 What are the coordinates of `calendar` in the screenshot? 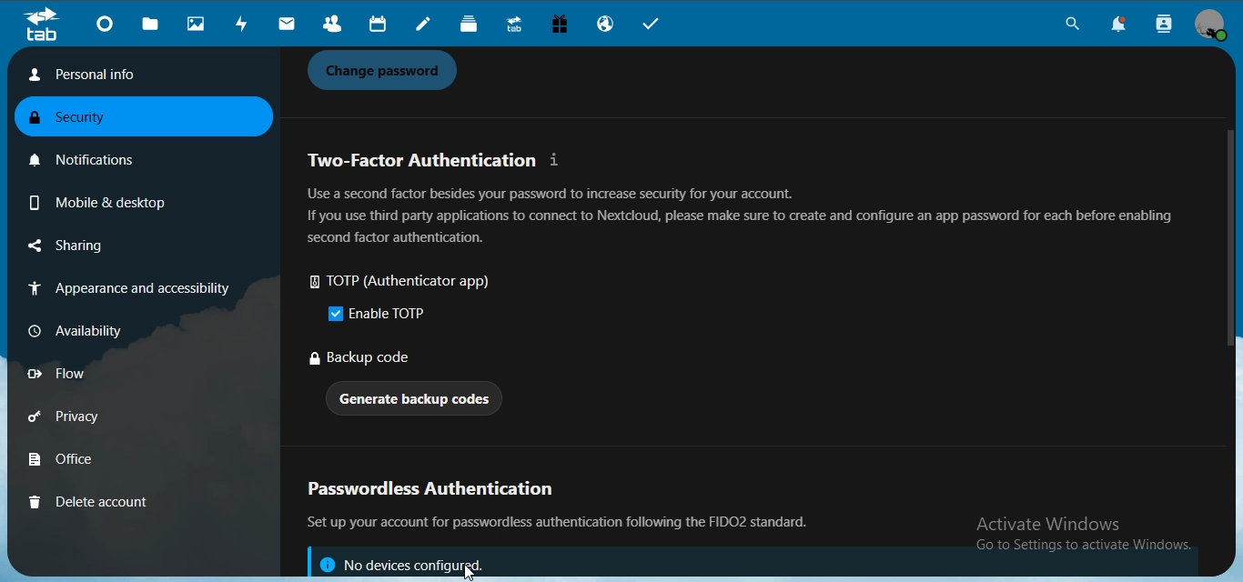 It's located at (376, 25).